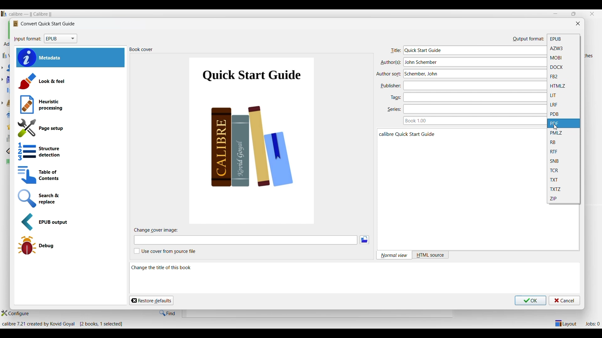 This screenshot has height=338, width=602. Describe the element at coordinates (563, 133) in the screenshot. I see `PMLZ` at that location.